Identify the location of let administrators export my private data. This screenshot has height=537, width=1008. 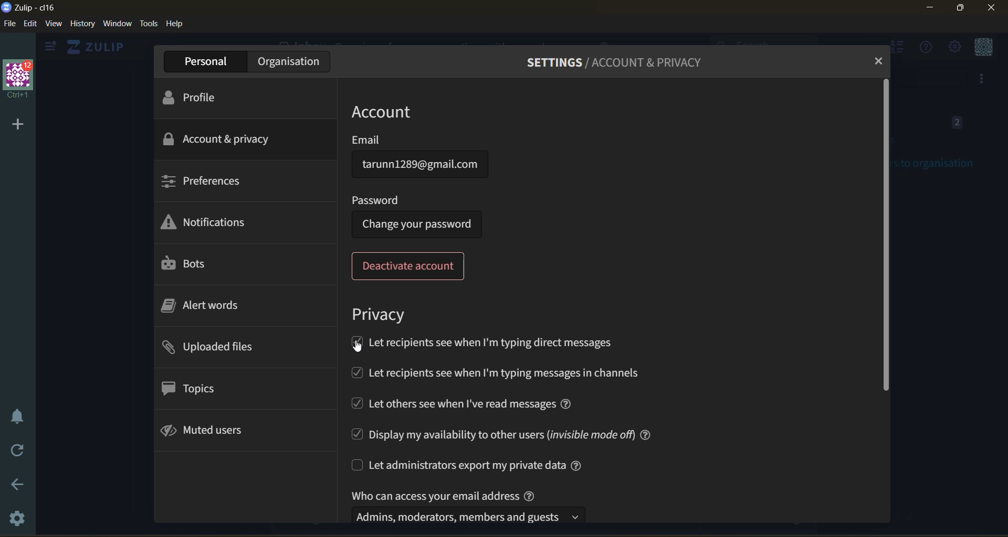
(478, 465).